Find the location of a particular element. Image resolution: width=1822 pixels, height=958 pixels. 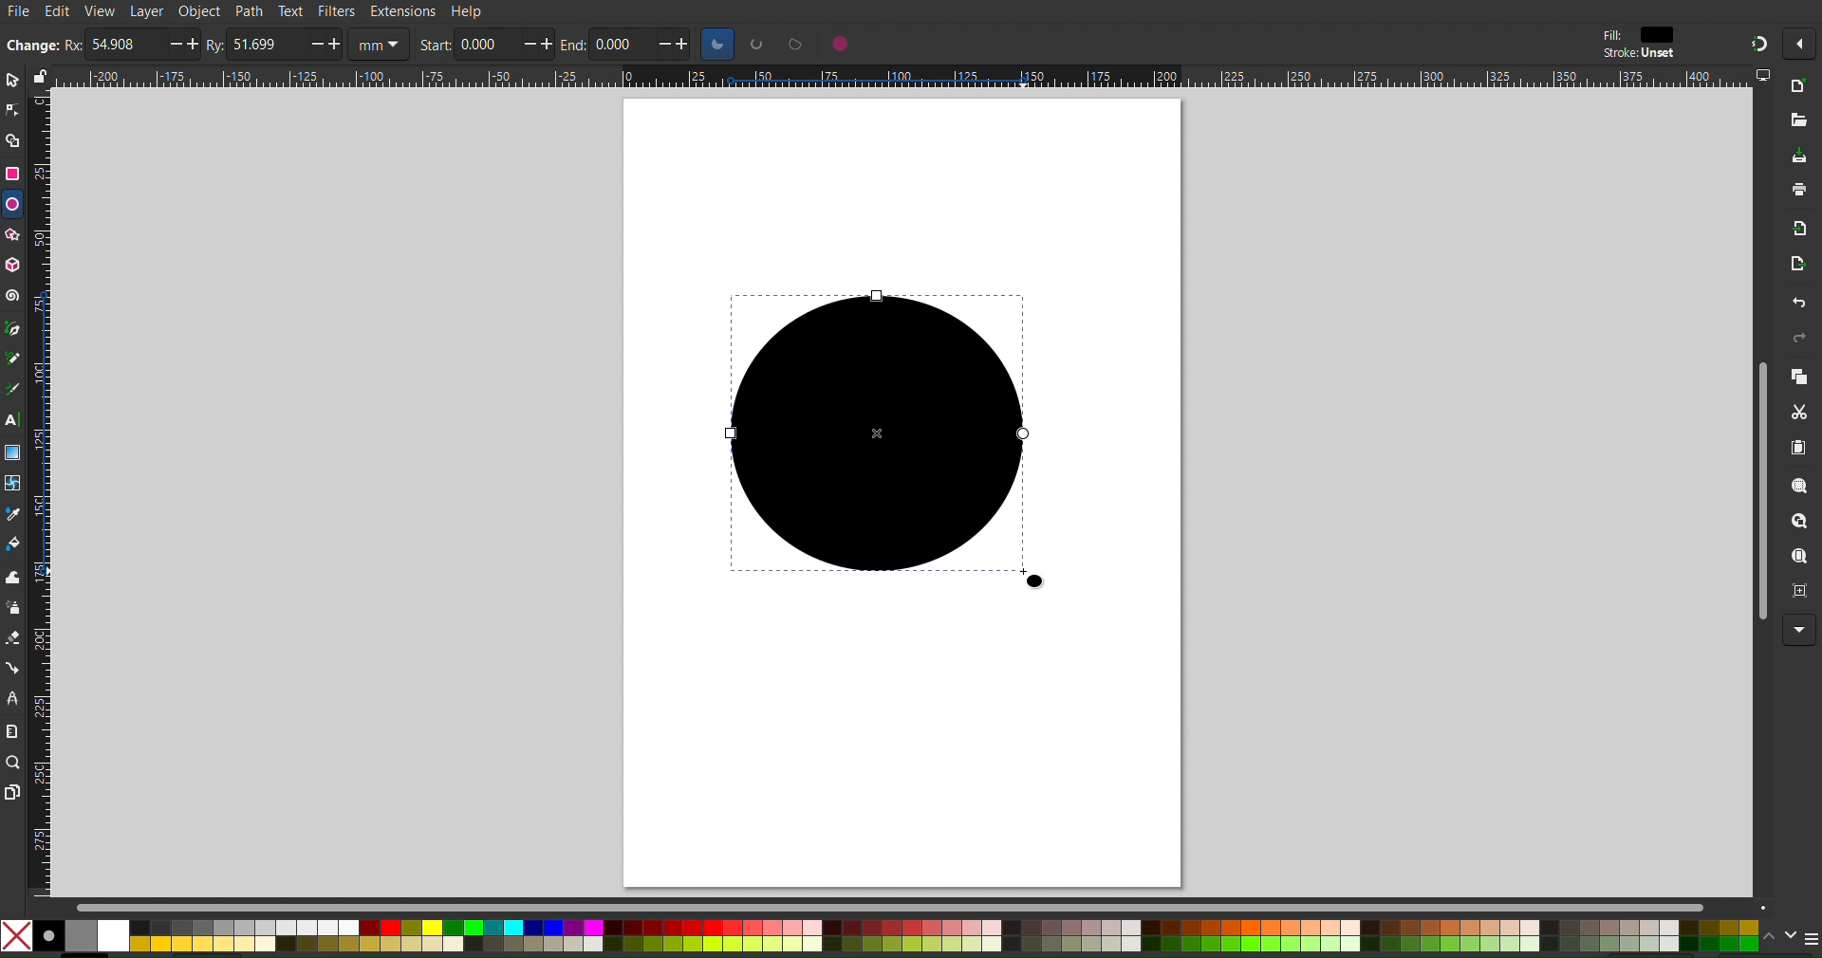

cursor is located at coordinates (1050, 584).